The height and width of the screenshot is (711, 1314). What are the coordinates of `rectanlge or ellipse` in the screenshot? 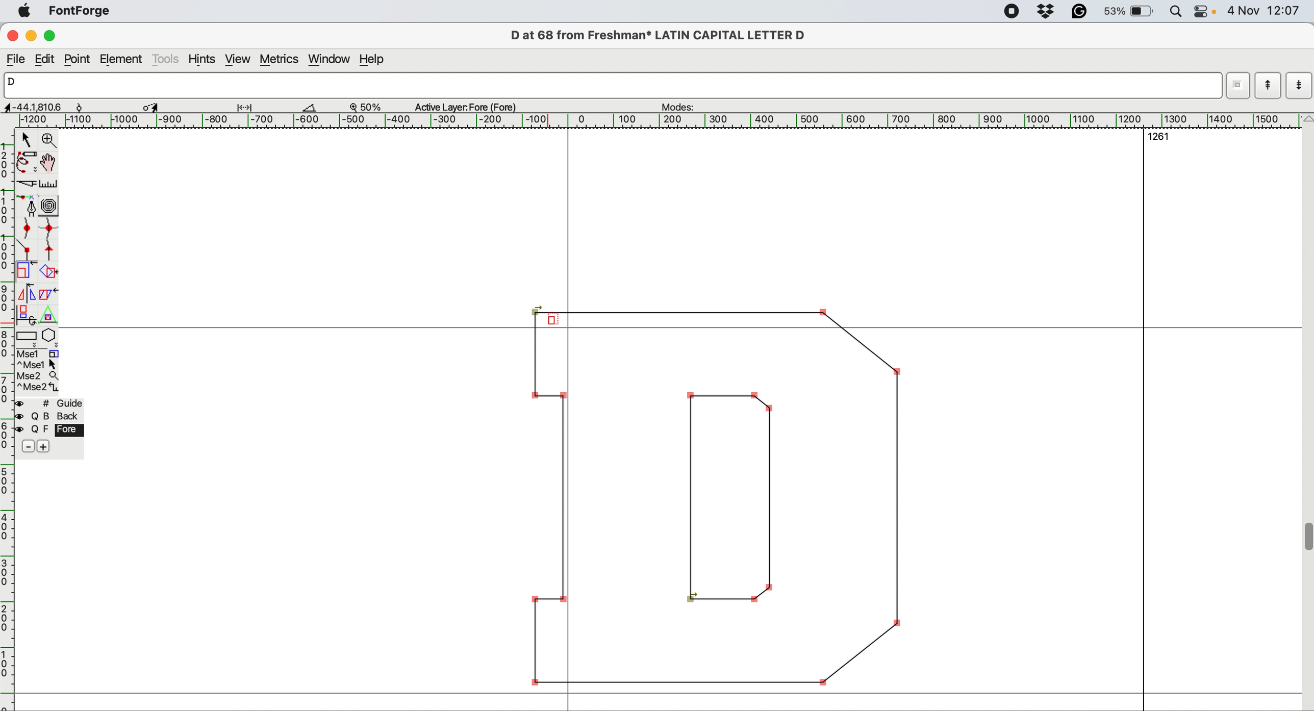 It's located at (28, 337).